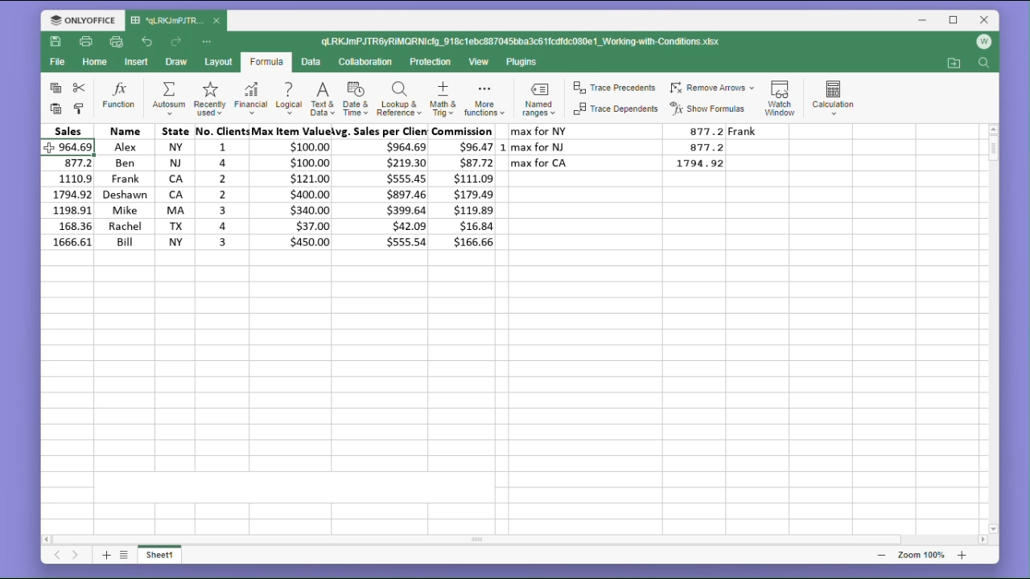  I want to click on previous sheet, so click(56, 557).